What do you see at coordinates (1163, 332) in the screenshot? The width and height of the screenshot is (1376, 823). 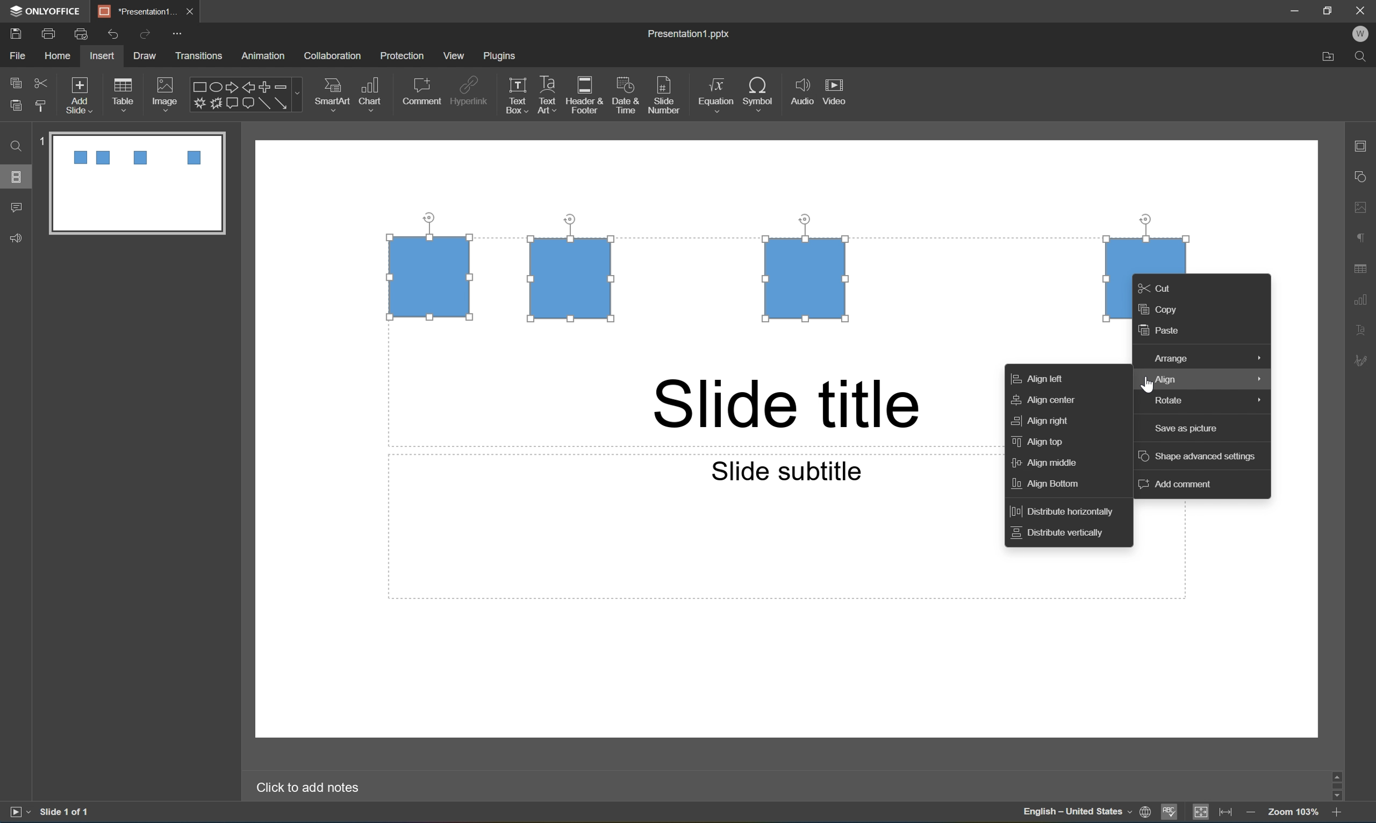 I see `paste` at bounding box center [1163, 332].